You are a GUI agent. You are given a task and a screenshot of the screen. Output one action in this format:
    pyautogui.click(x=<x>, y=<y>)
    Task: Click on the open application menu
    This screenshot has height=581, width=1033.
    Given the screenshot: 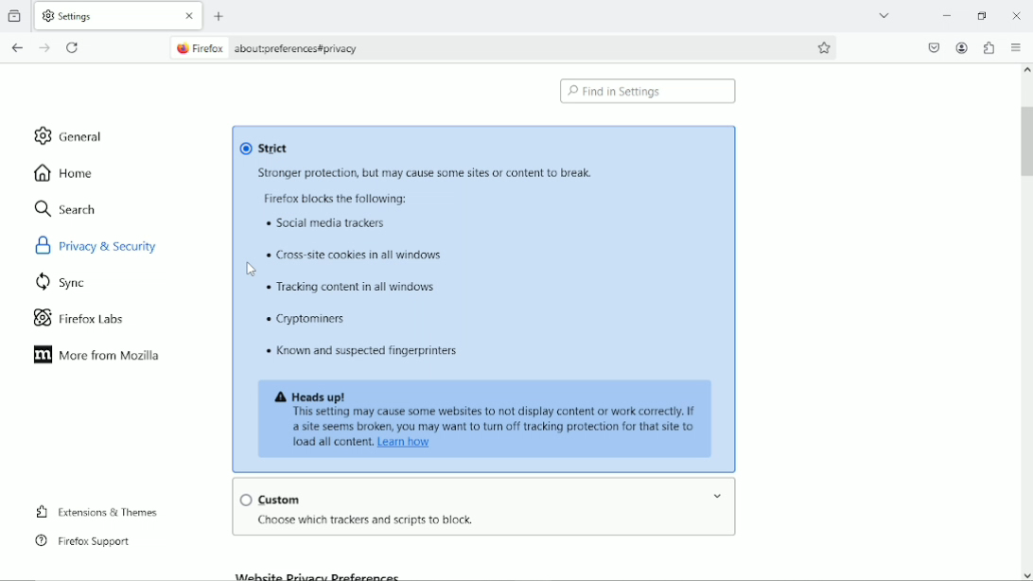 What is the action you would take?
    pyautogui.click(x=1019, y=48)
    